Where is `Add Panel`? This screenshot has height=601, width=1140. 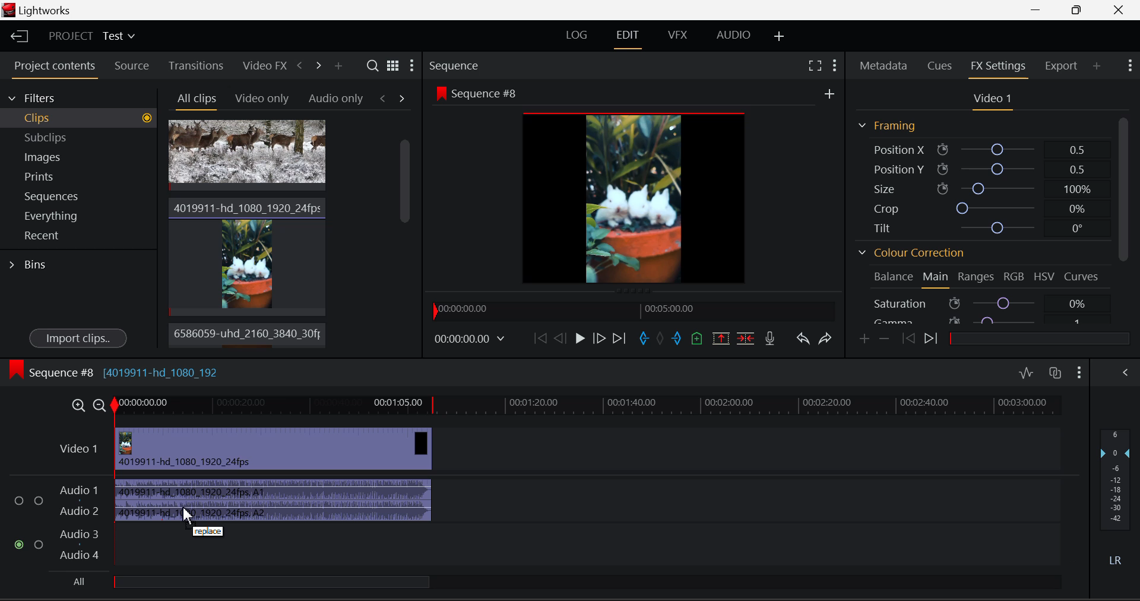
Add Panel is located at coordinates (338, 65).